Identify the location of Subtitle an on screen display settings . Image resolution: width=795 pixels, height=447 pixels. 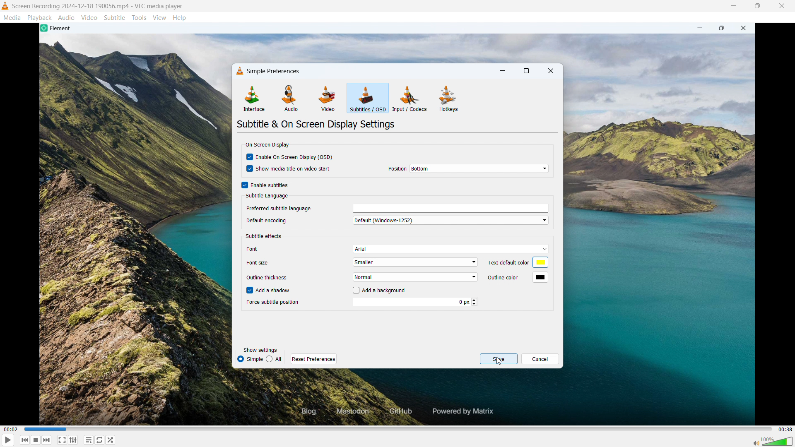
(317, 125).